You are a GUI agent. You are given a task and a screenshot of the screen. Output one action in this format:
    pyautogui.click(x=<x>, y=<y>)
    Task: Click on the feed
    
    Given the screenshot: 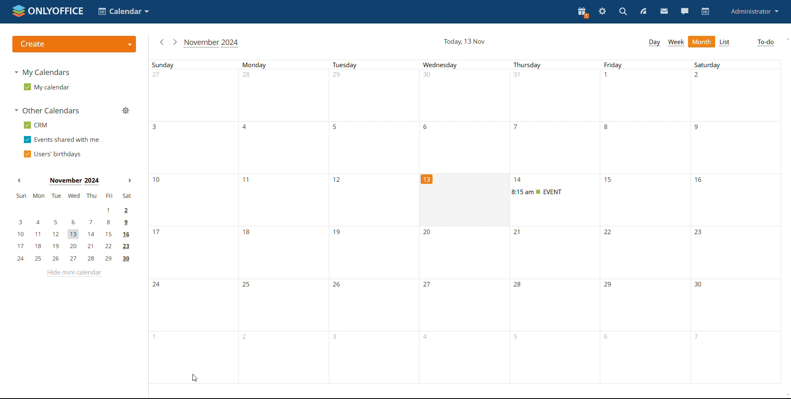 What is the action you would take?
    pyautogui.click(x=644, y=12)
    